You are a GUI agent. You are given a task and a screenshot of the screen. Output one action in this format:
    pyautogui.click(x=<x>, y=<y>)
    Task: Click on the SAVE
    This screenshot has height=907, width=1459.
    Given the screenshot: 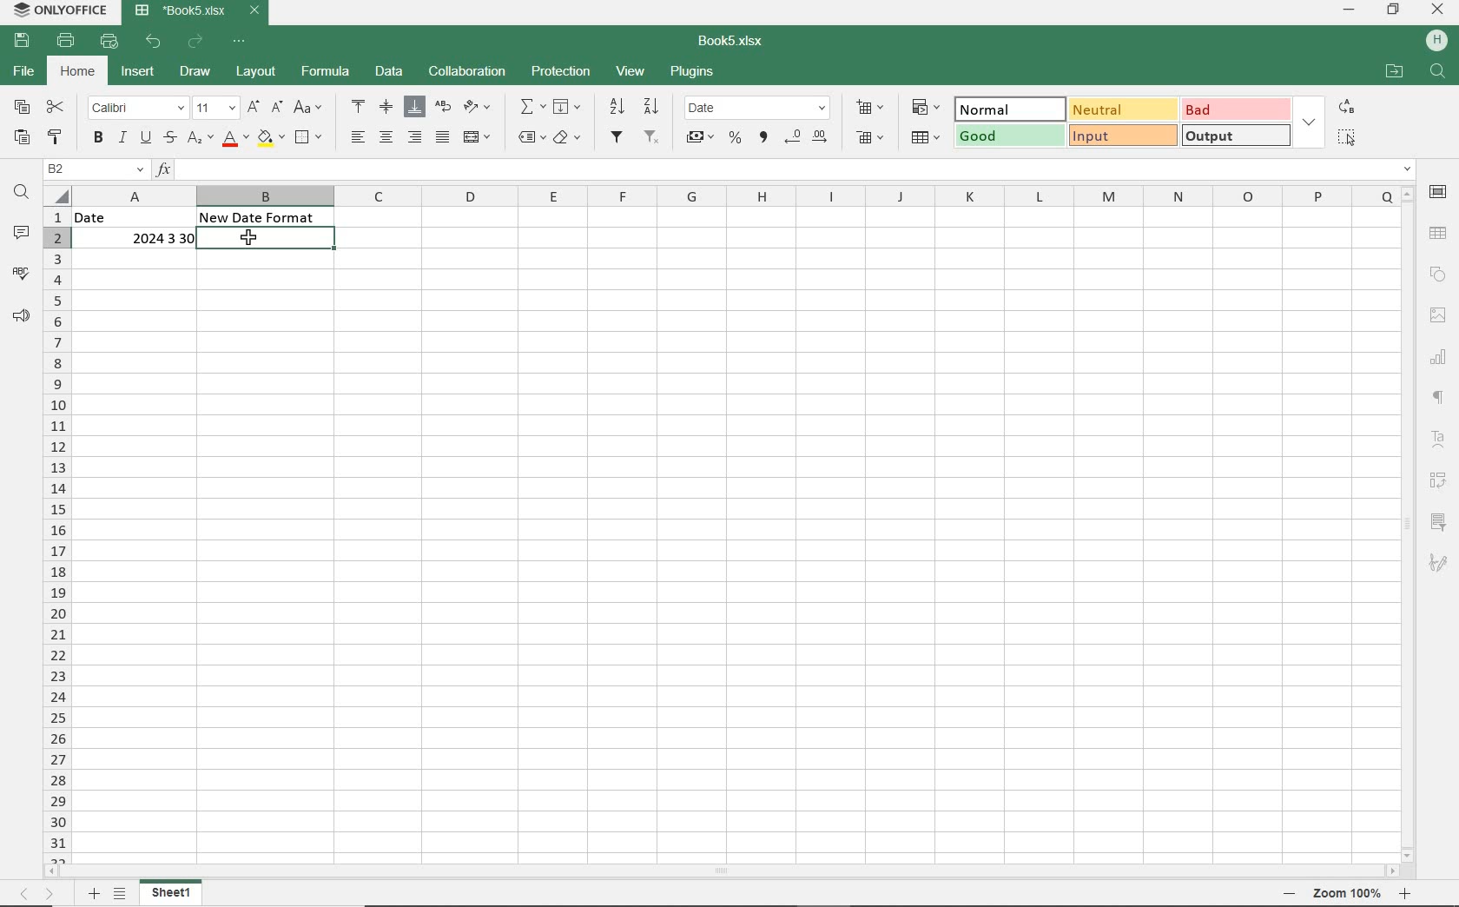 What is the action you would take?
    pyautogui.click(x=23, y=40)
    